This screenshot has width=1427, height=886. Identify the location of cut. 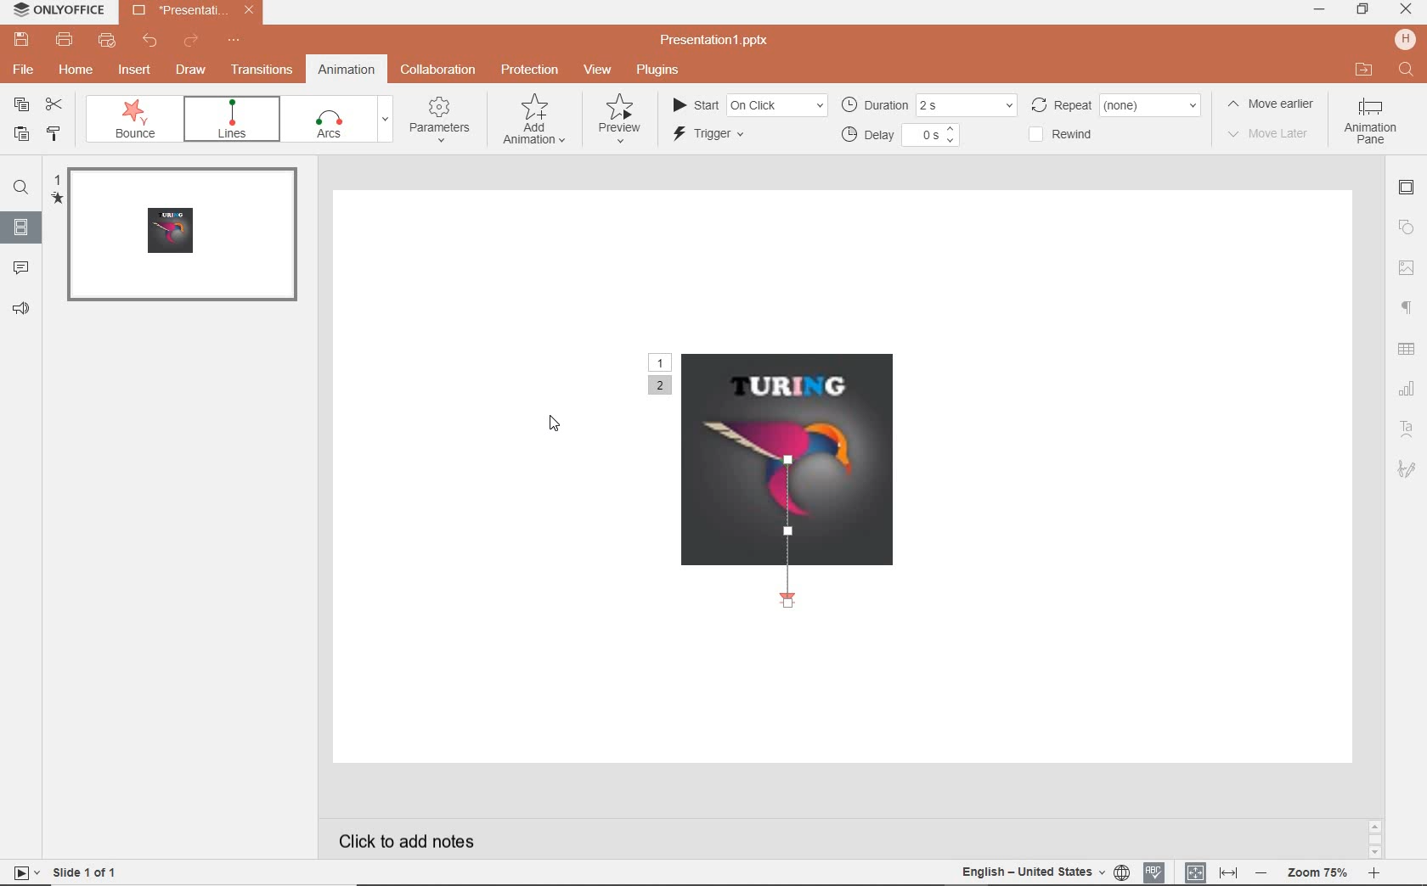
(54, 104).